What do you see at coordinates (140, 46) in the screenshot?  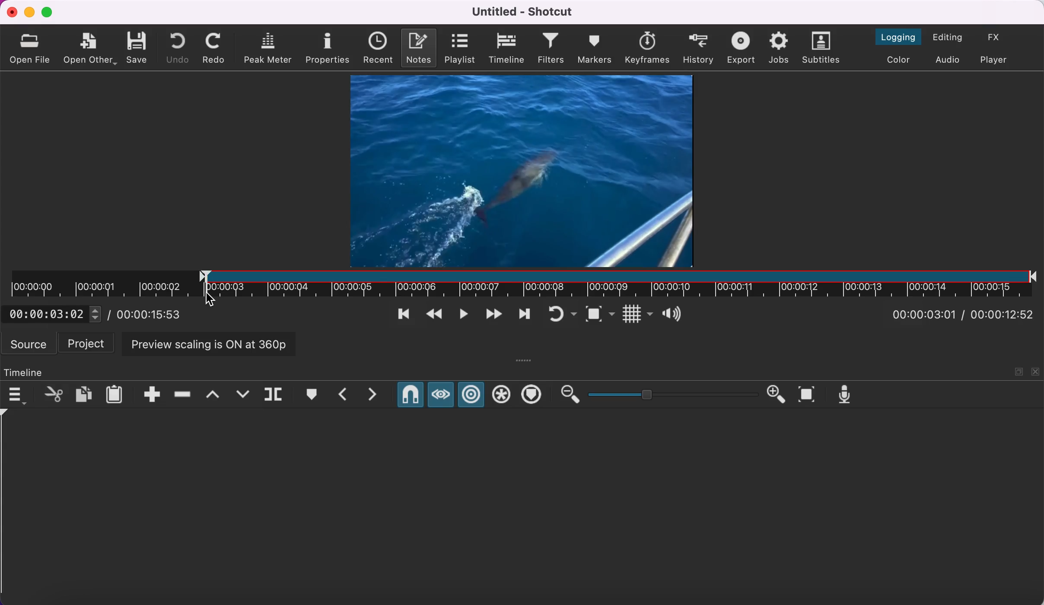 I see `save` at bounding box center [140, 46].